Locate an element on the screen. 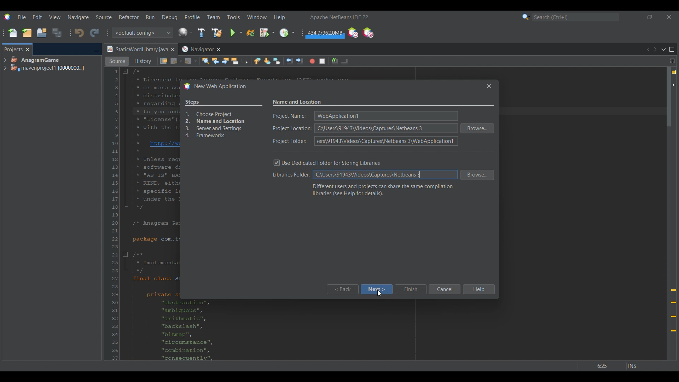 The image size is (679, 382). Reload is located at coordinates (250, 33).